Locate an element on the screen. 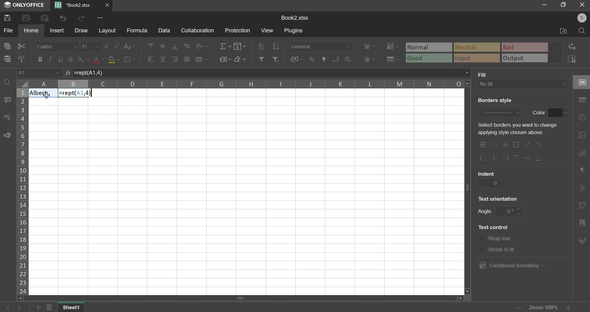  type is located at coordinates (484, 52).